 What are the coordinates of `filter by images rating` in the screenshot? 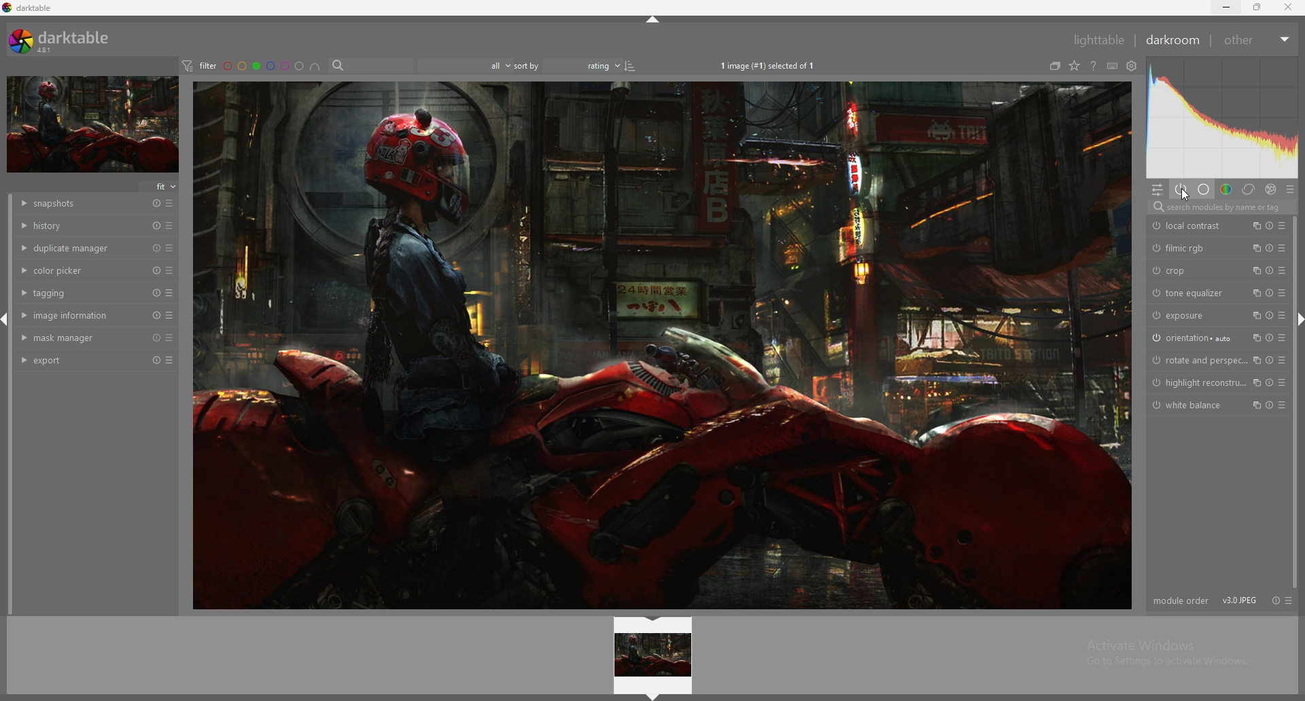 It's located at (459, 65).